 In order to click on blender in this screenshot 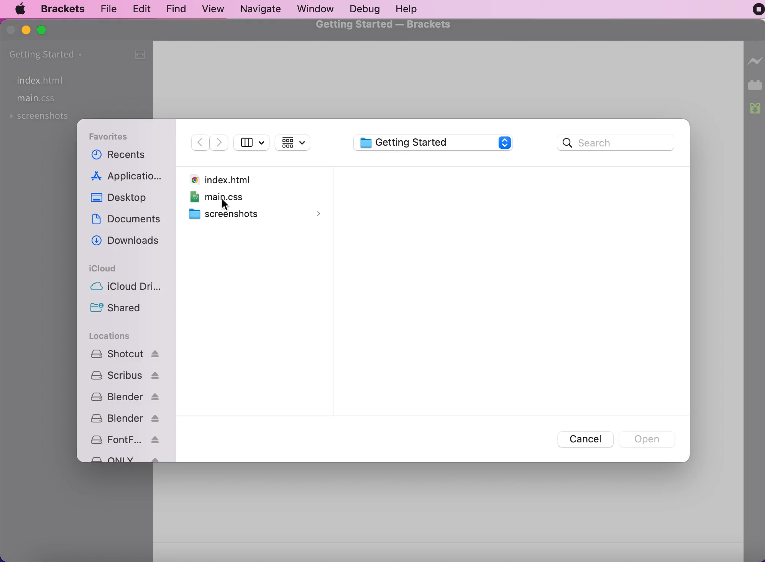, I will do `click(125, 397)`.